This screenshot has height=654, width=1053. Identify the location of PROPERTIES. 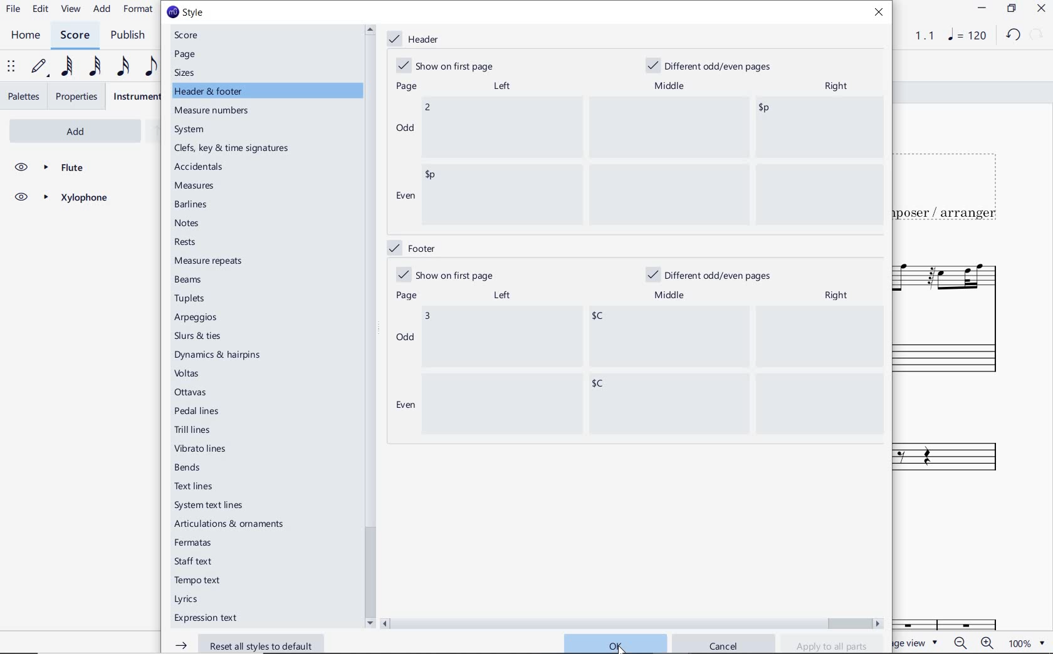
(78, 96).